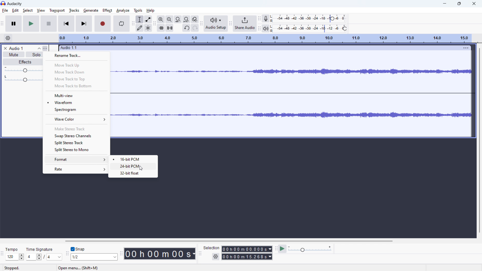  Describe the element at coordinates (187, 28) in the screenshot. I see `undo` at that location.